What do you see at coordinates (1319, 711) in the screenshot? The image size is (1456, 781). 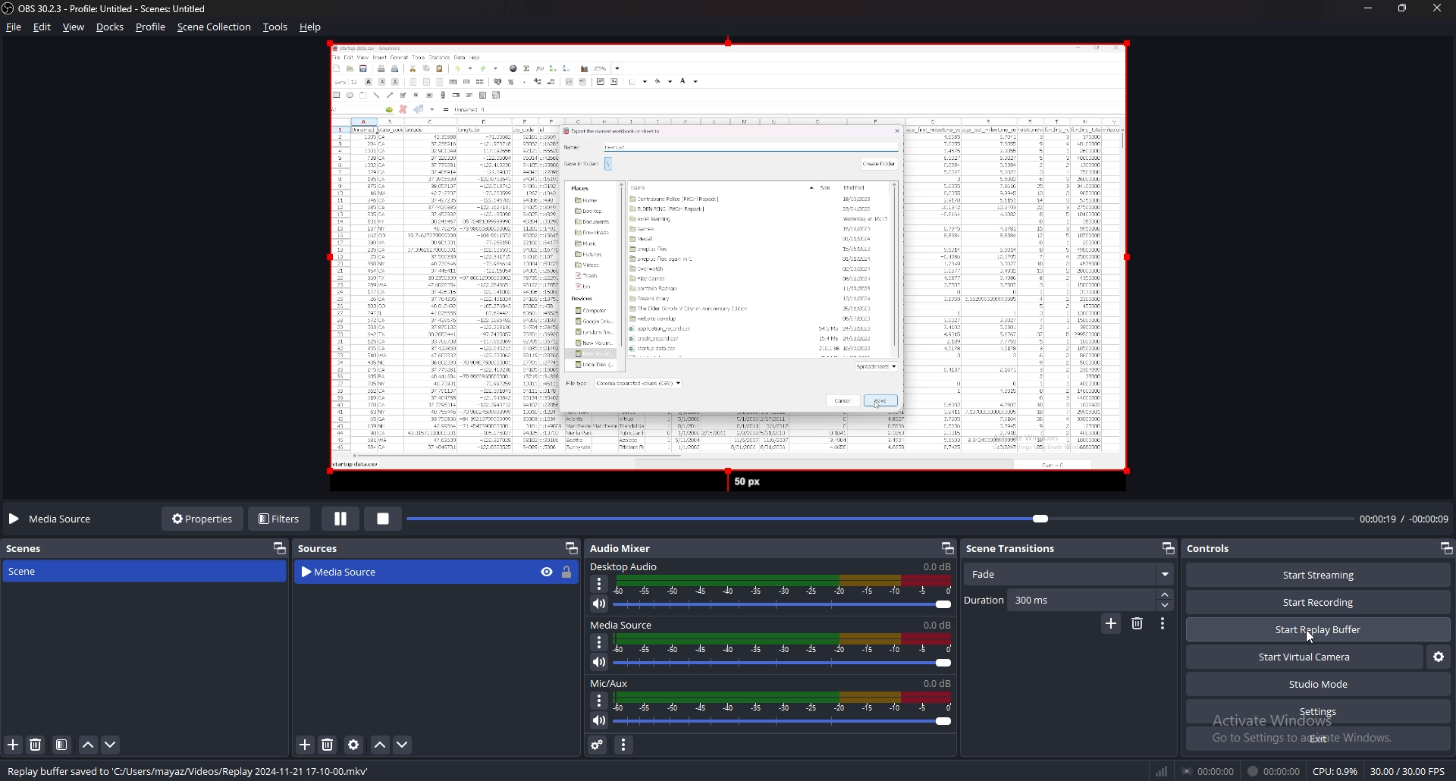 I see `settings` at bounding box center [1319, 711].